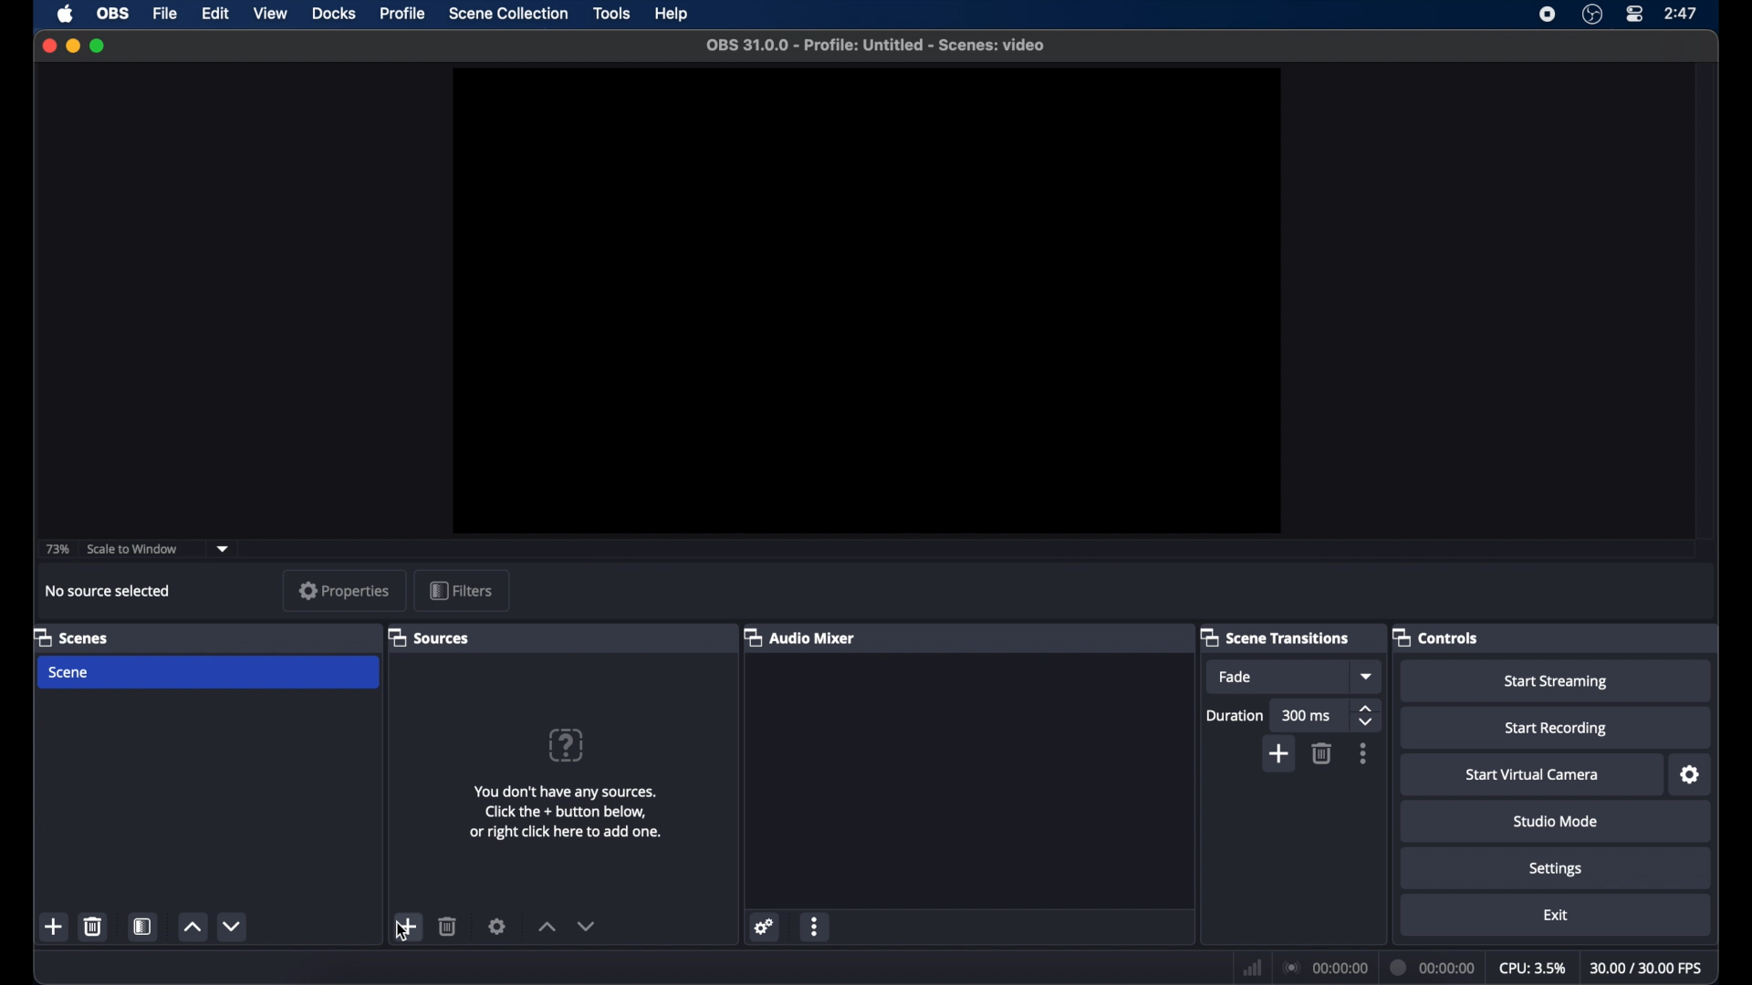 The height and width of the screenshot is (985, 1752). I want to click on delete, so click(93, 926).